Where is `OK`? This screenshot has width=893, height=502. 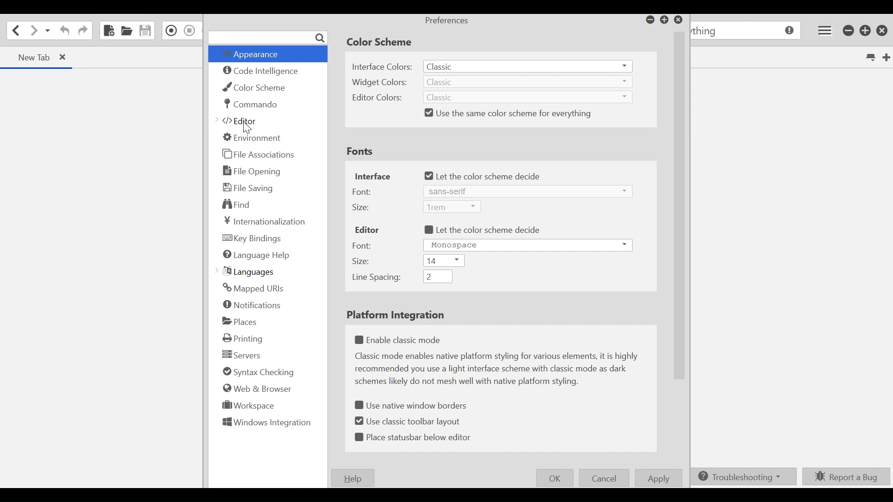
OK is located at coordinates (553, 477).